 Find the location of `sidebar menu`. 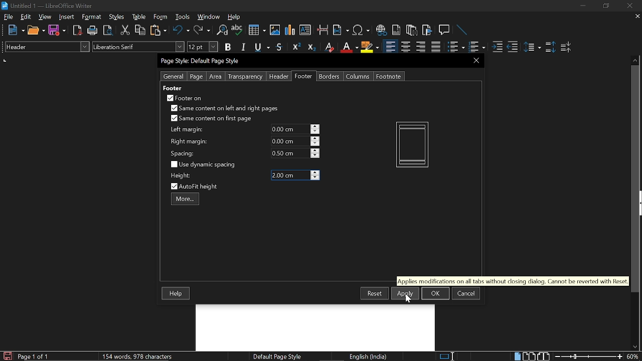

sidebar menu is located at coordinates (640, 203).